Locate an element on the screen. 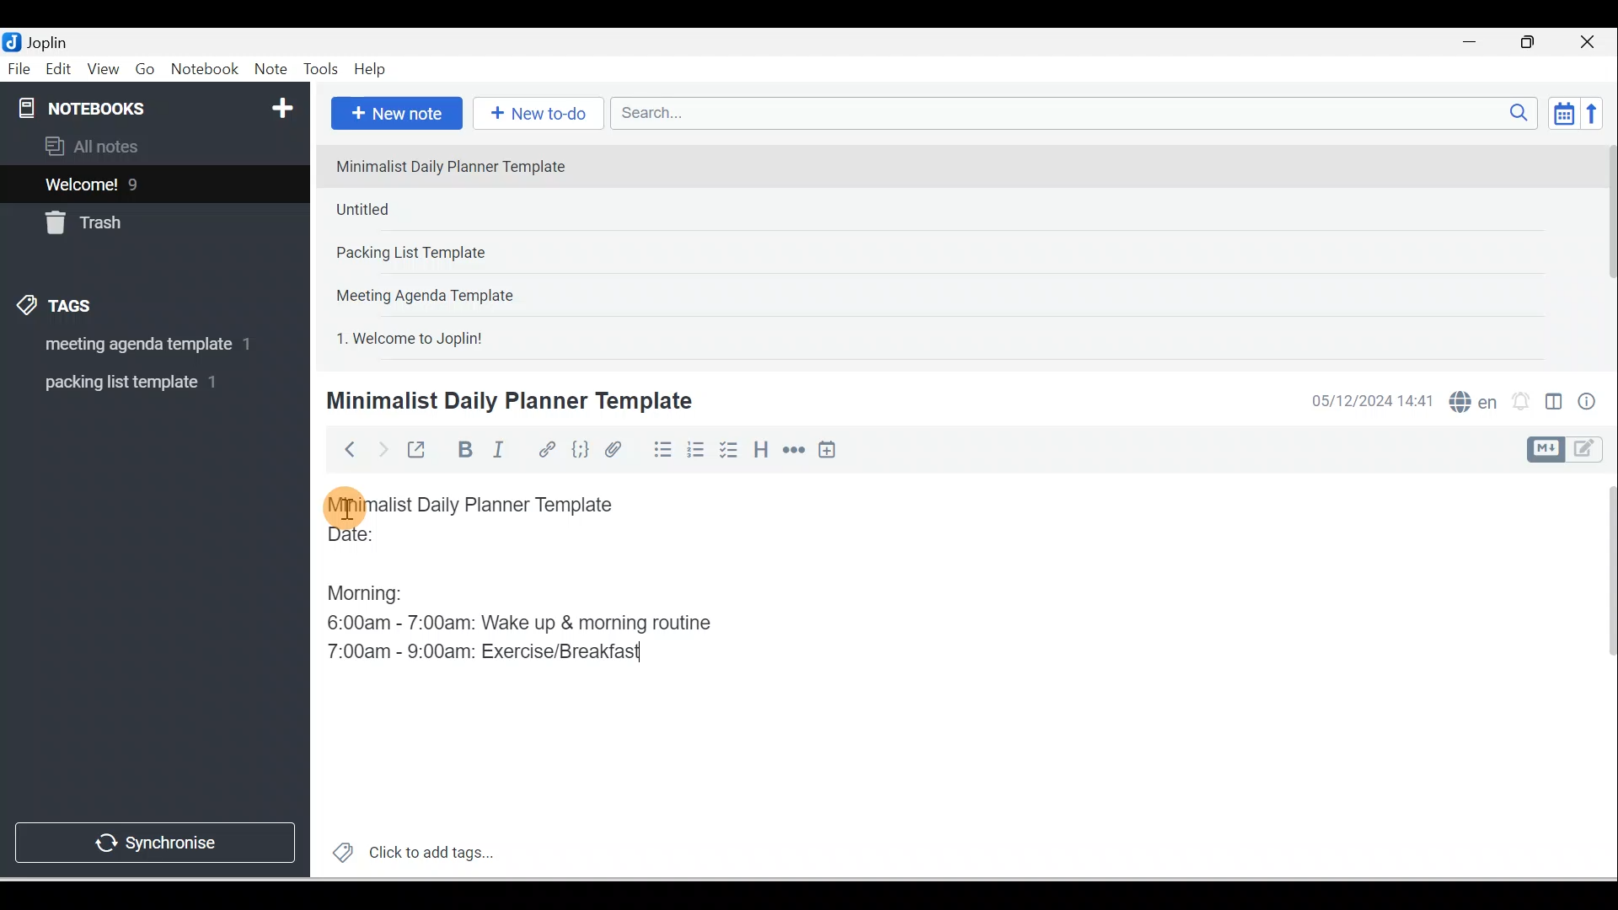 This screenshot has height=910, width=1618. Attach file is located at coordinates (618, 449).